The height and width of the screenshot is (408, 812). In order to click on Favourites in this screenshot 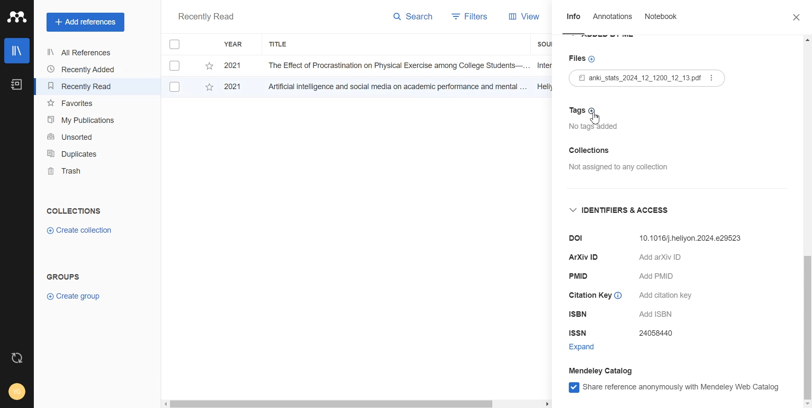, I will do `click(83, 103)`.